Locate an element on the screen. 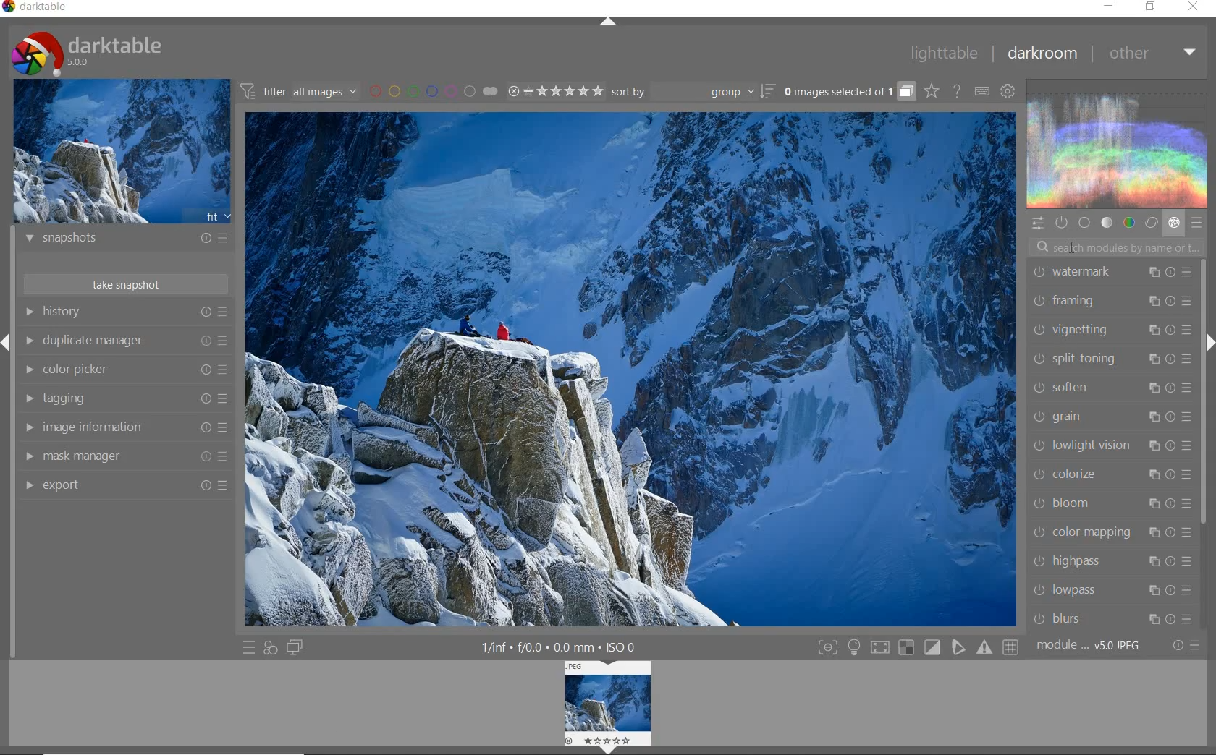 The height and width of the screenshot is (755, 1216). Darktable is located at coordinates (36, 9).